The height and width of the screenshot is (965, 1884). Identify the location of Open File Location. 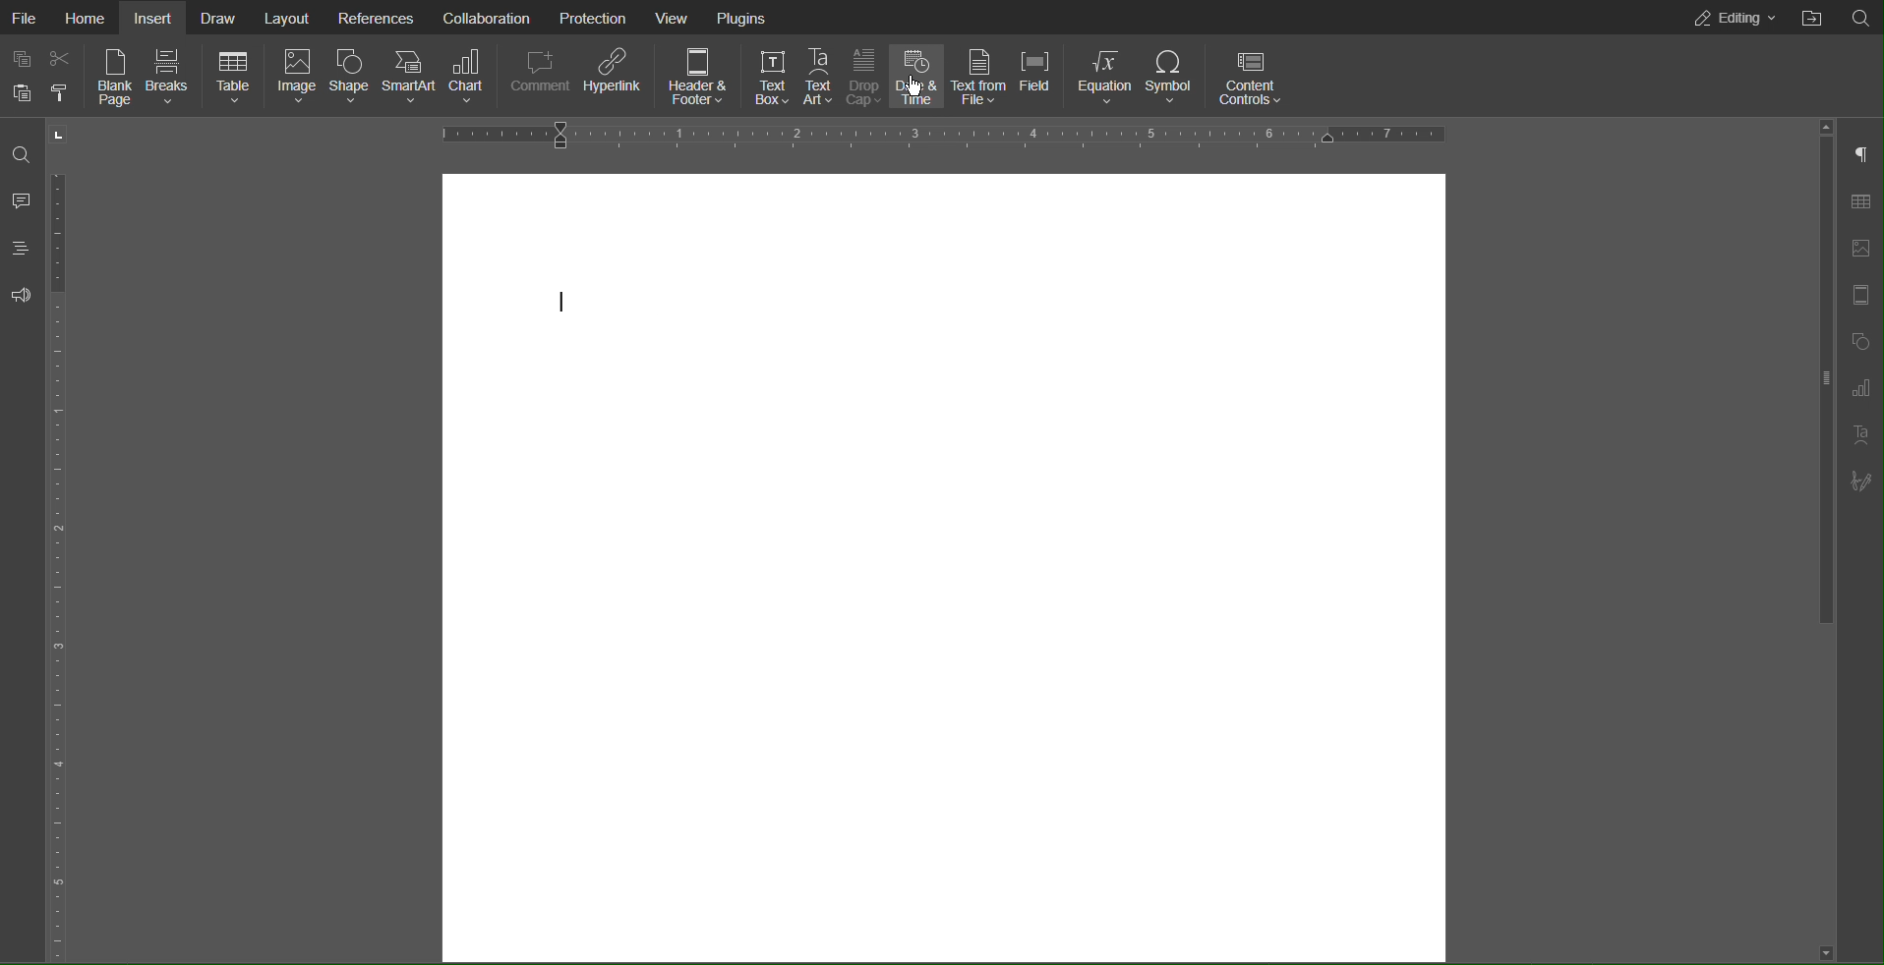
(1811, 17).